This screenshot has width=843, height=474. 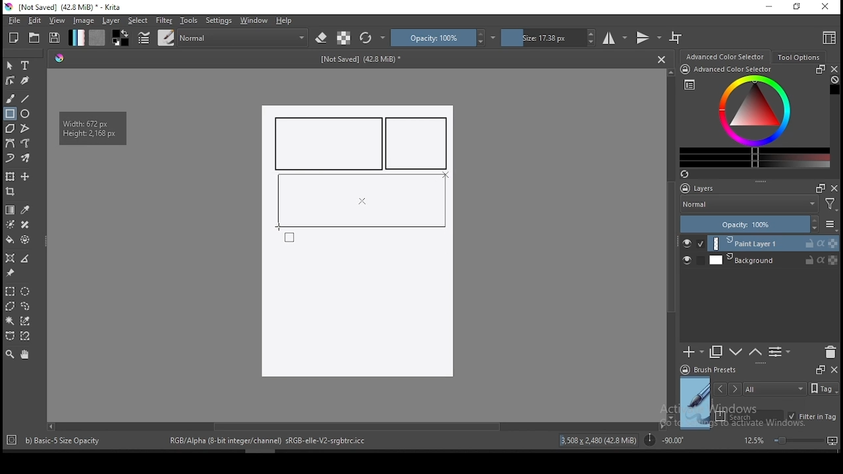 I want to click on set eraser mode, so click(x=323, y=38).